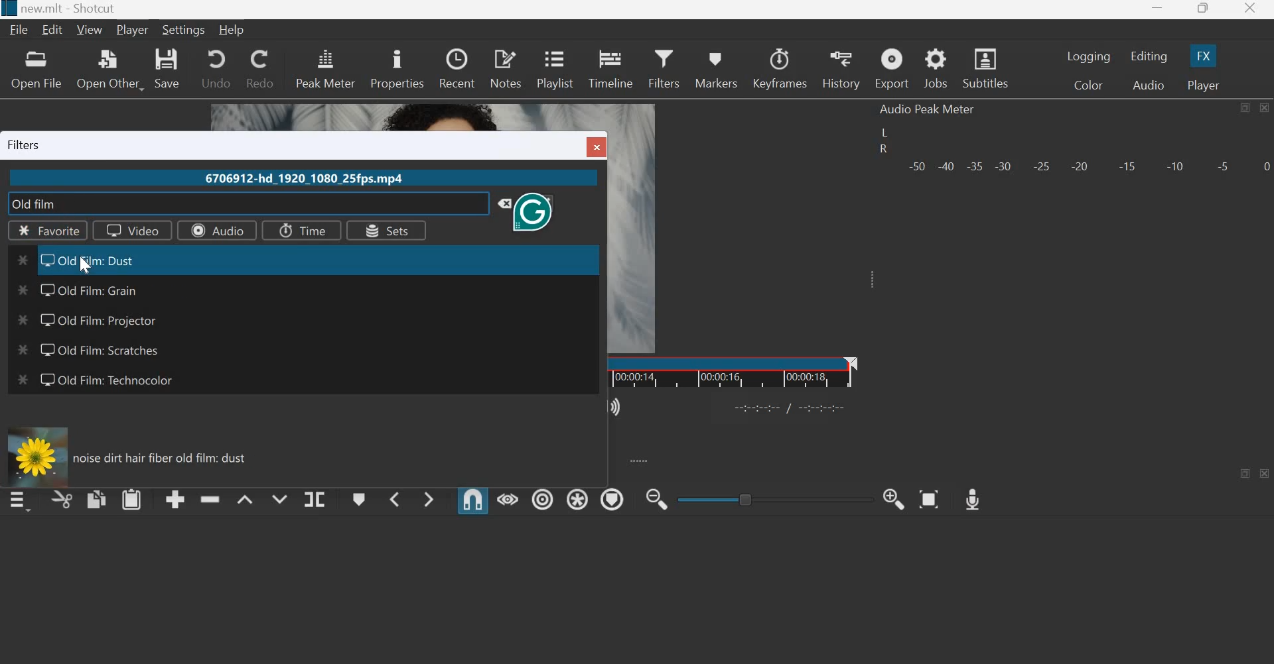 The width and height of the screenshot is (1274, 664). I want to click on append, so click(176, 499).